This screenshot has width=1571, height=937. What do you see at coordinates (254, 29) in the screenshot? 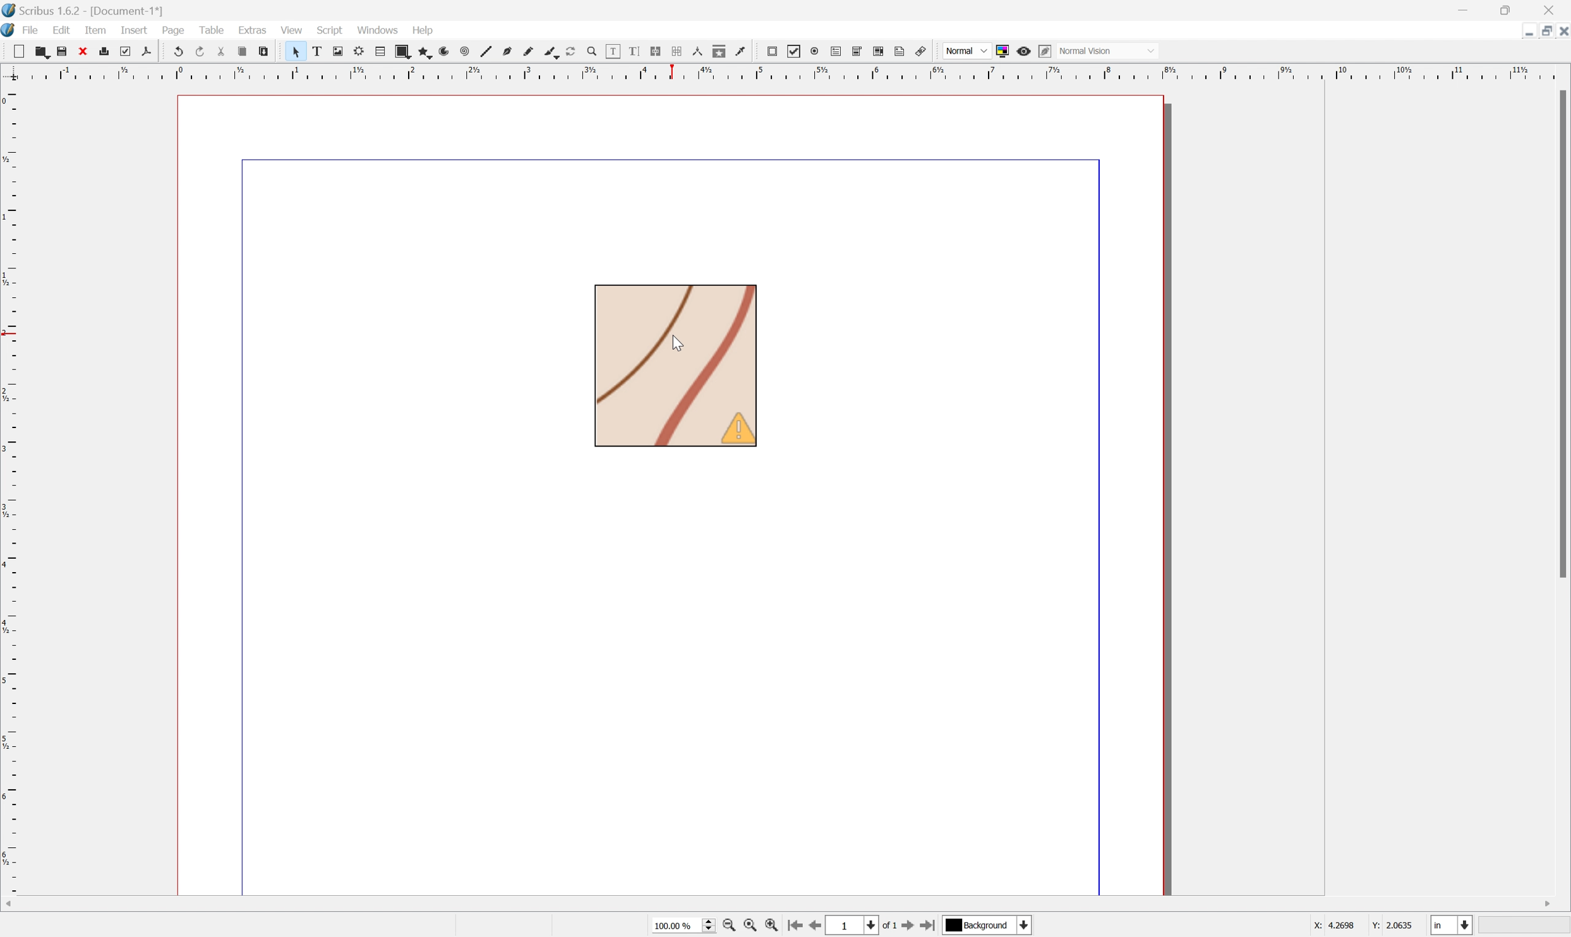
I see `Extras` at bounding box center [254, 29].